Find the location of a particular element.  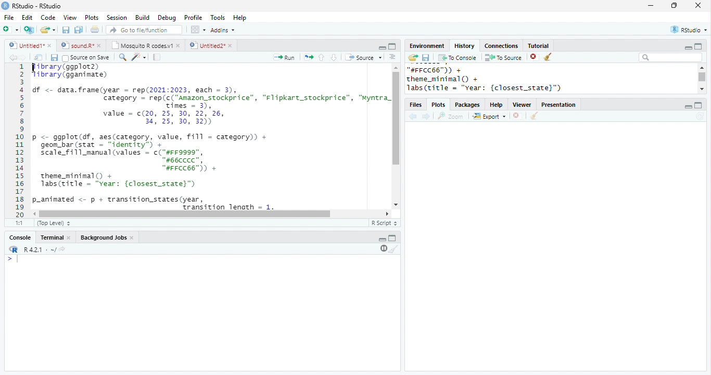

Addins is located at coordinates (223, 30).